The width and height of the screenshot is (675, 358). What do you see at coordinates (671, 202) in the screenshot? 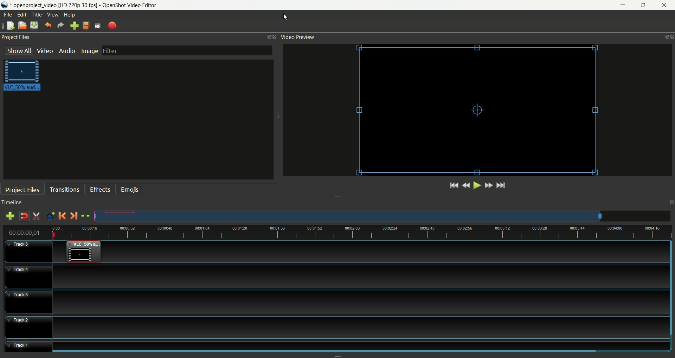
I see `maximize` at bounding box center [671, 202].